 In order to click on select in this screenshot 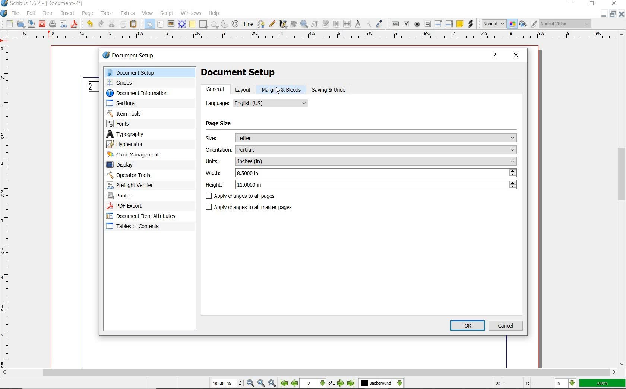, I will do `click(150, 26)`.